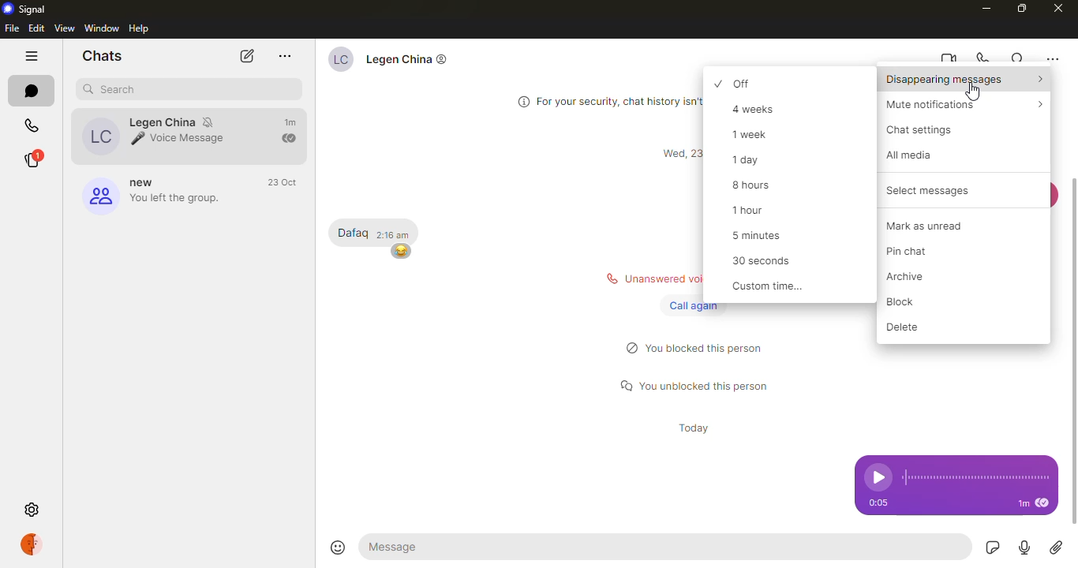 The width and height of the screenshot is (1078, 568). I want to click on view, so click(64, 28).